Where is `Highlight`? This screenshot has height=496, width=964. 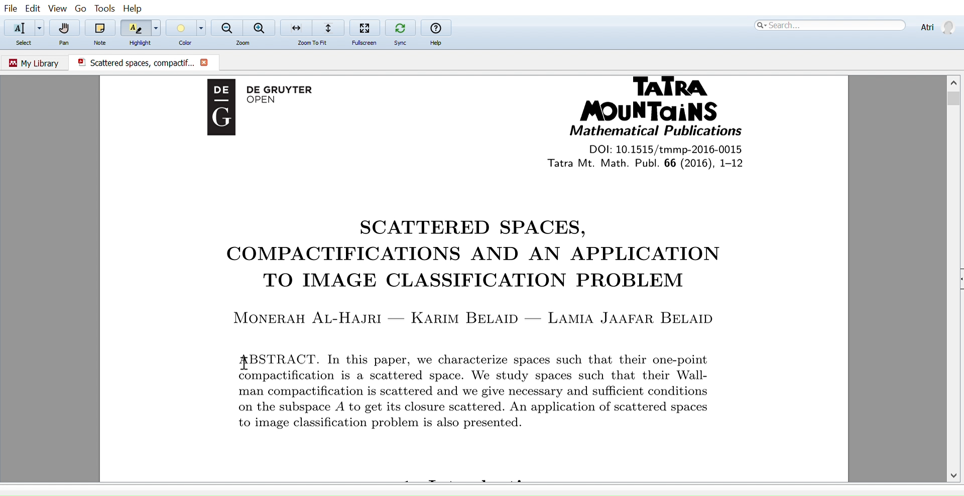 Highlight is located at coordinates (135, 28).